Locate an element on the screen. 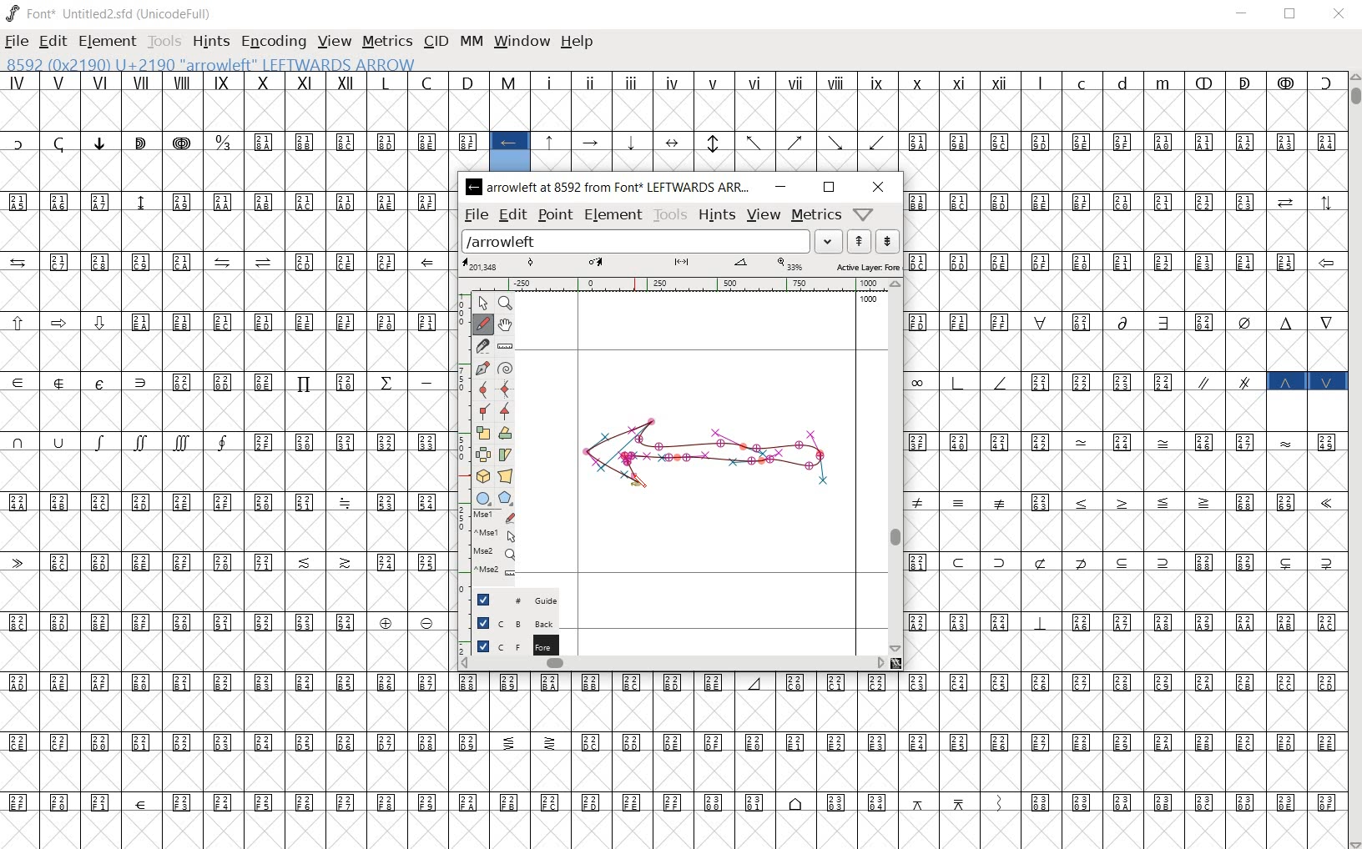 The height and width of the screenshot is (849, 1362). show the next/previous word on the list is located at coordinates (872, 240).